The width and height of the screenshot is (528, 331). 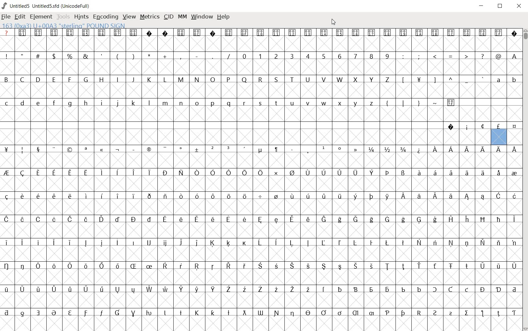 I want to click on Symbol, so click(x=102, y=290).